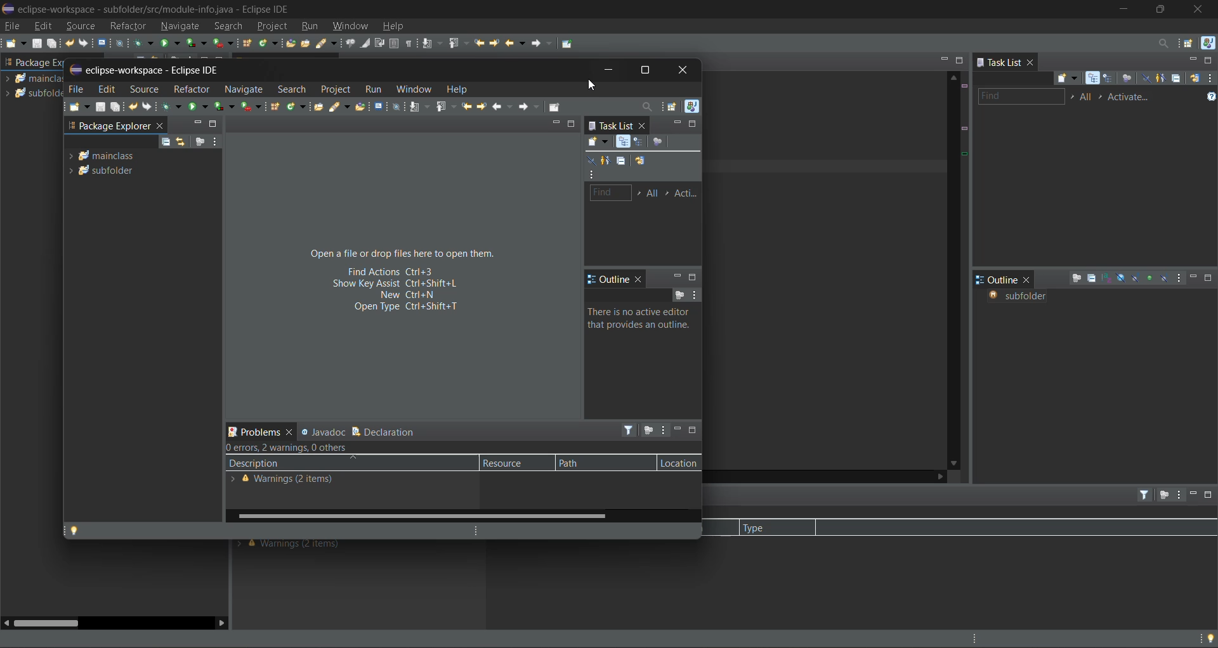 The height and width of the screenshot is (648, 1218). Describe the element at coordinates (1207, 42) in the screenshot. I see `java` at that location.